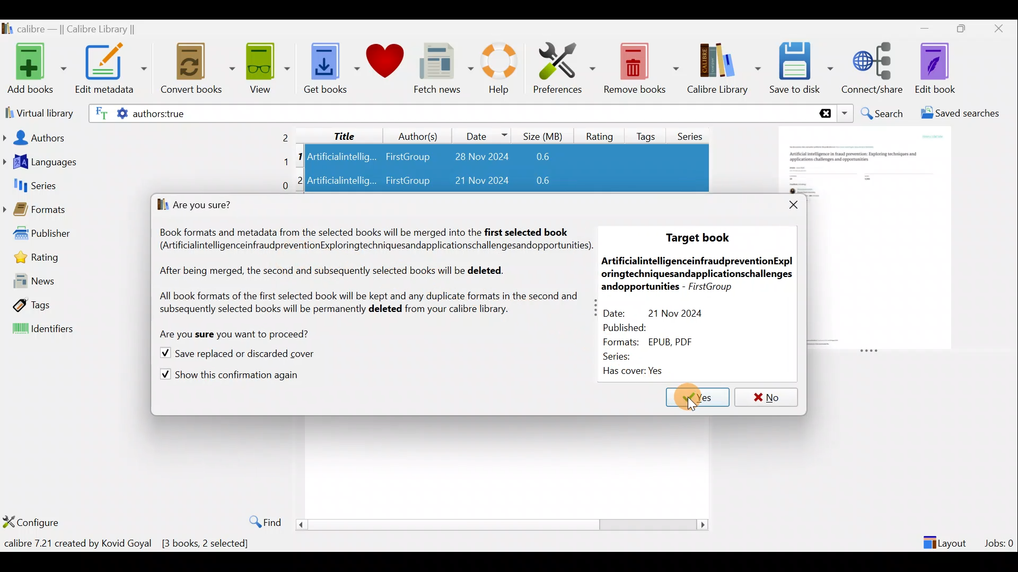  What do you see at coordinates (229, 376) in the screenshot?
I see `Show this confirmation again` at bounding box center [229, 376].